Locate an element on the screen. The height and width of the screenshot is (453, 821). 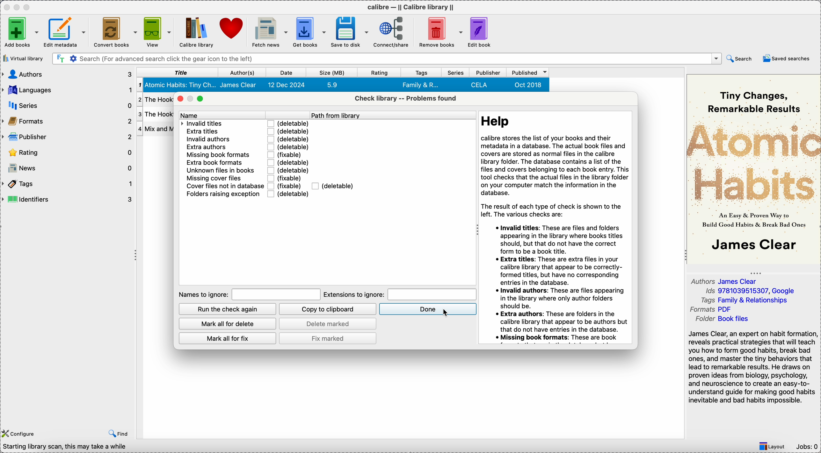
missing book formats is located at coordinates (219, 155).